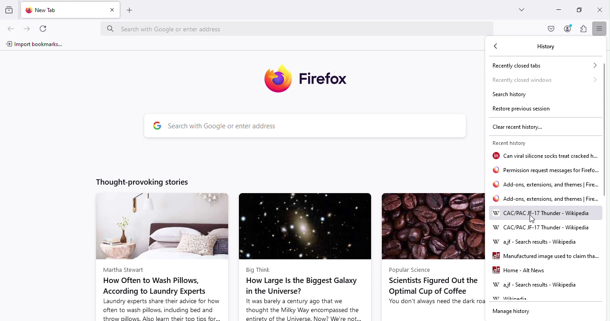  What do you see at coordinates (430, 257) in the screenshot?
I see `news article from popular science` at bounding box center [430, 257].